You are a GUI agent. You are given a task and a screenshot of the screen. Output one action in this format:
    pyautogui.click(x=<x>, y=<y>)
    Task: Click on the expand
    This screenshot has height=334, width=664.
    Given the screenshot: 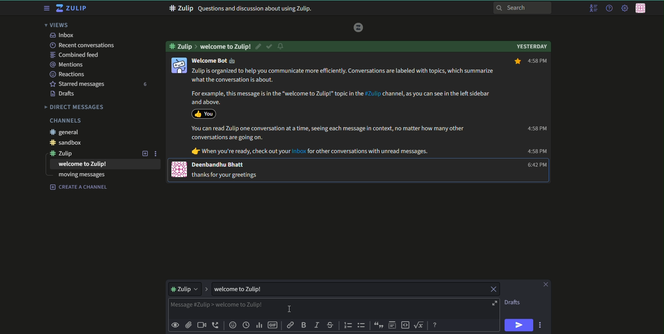 What is the action you would take?
    pyautogui.click(x=206, y=288)
    